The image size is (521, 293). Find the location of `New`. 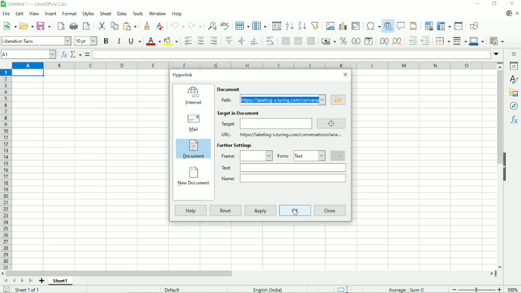

New is located at coordinates (9, 26).